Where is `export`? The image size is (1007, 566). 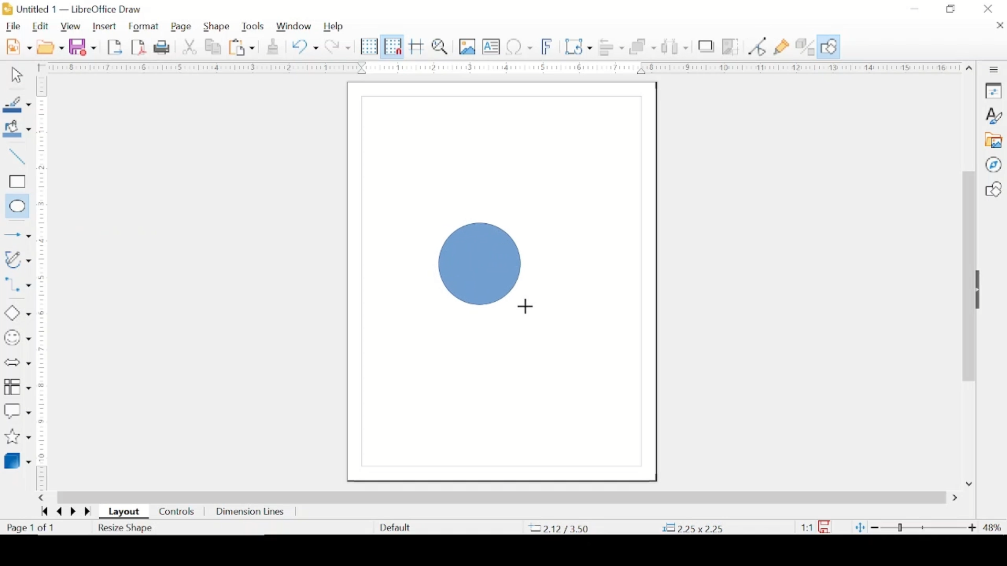
export is located at coordinates (116, 47).